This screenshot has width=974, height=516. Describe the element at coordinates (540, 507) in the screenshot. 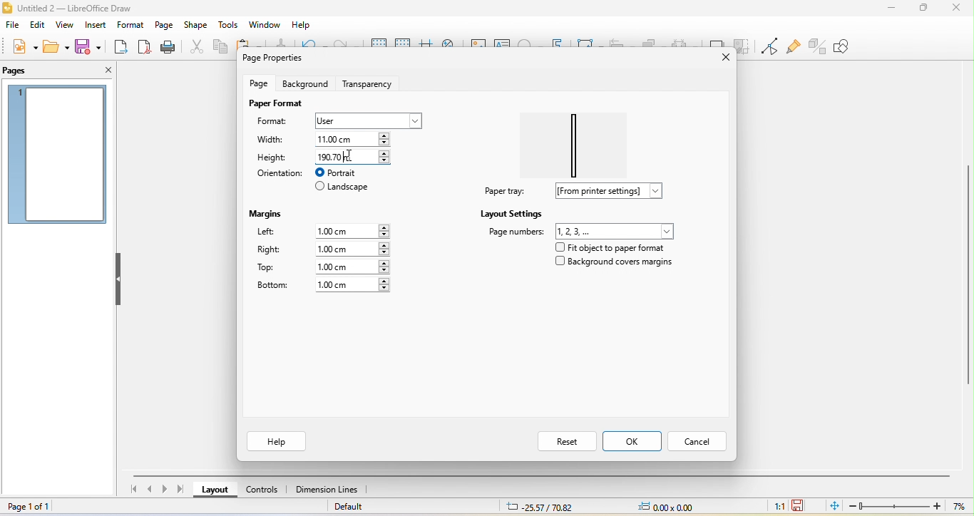

I see `25.57/70.82` at that location.